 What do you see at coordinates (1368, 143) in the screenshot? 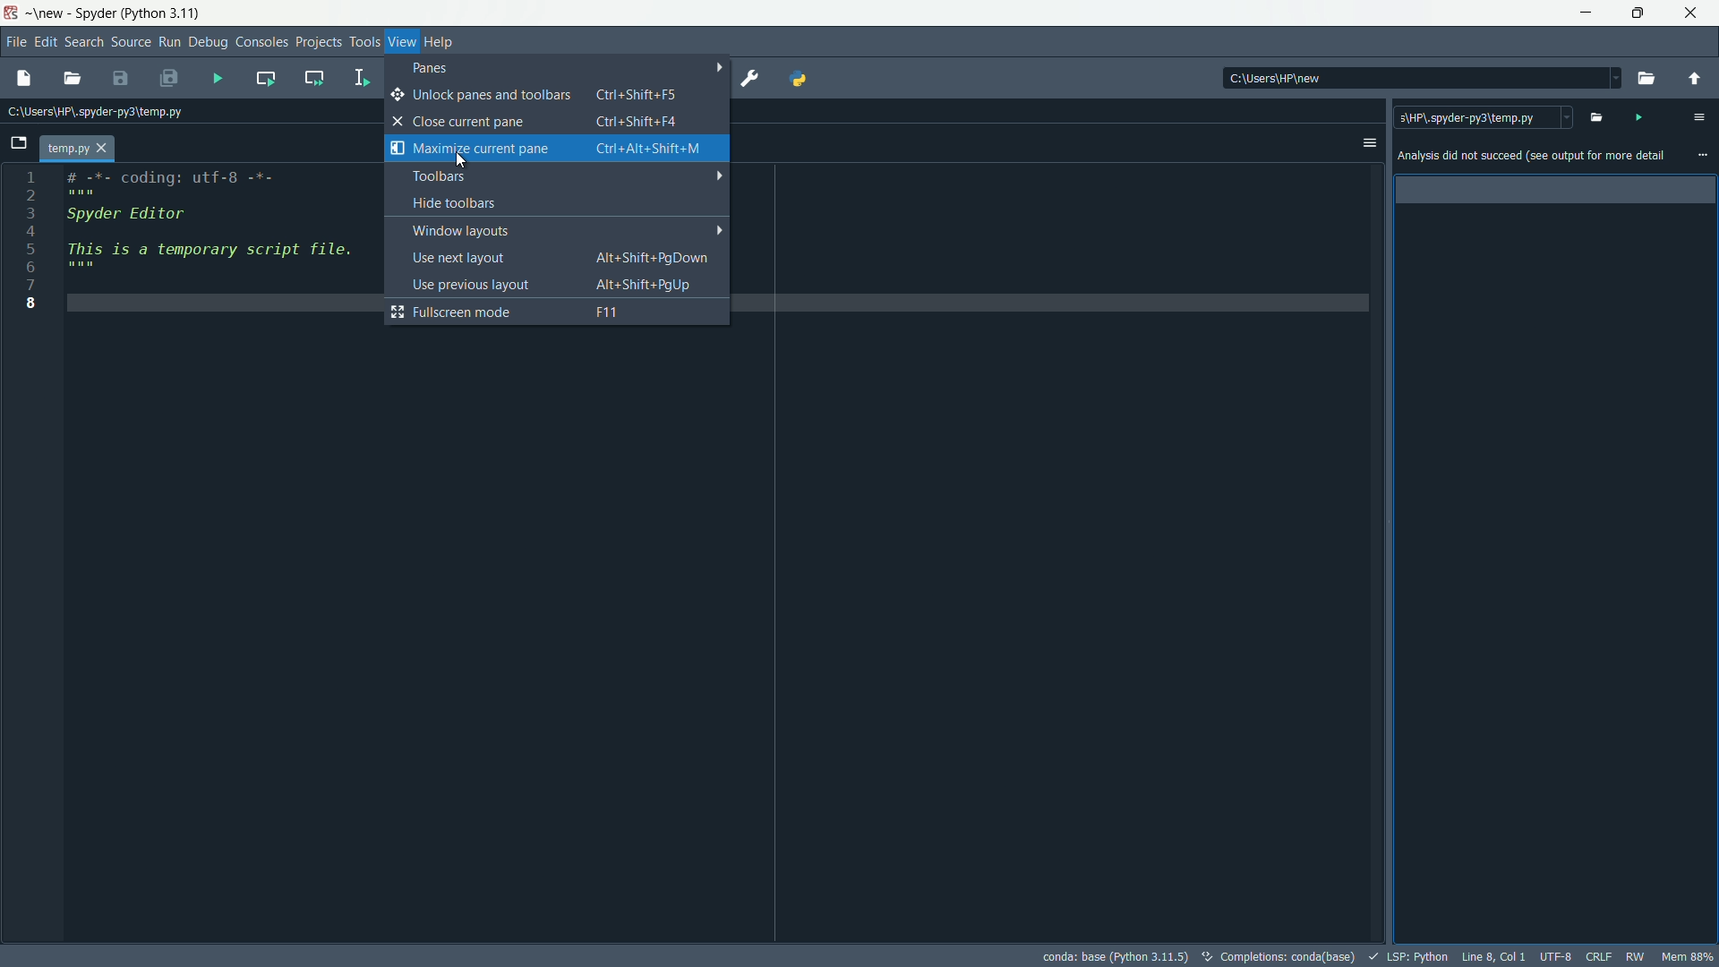
I see `options` at bounding box center [1368, 143].